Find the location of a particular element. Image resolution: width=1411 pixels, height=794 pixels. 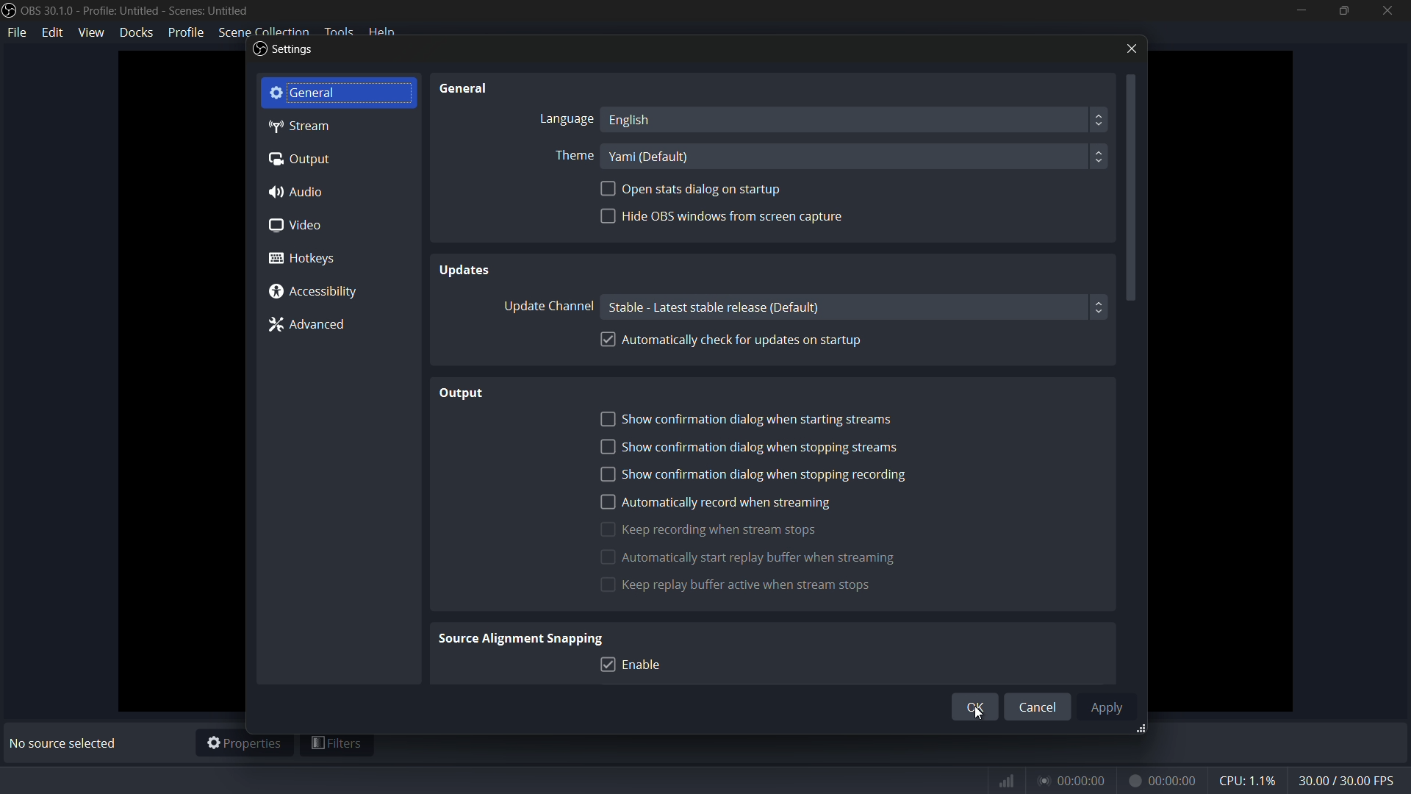

close is located at coordinates (1385, 12).